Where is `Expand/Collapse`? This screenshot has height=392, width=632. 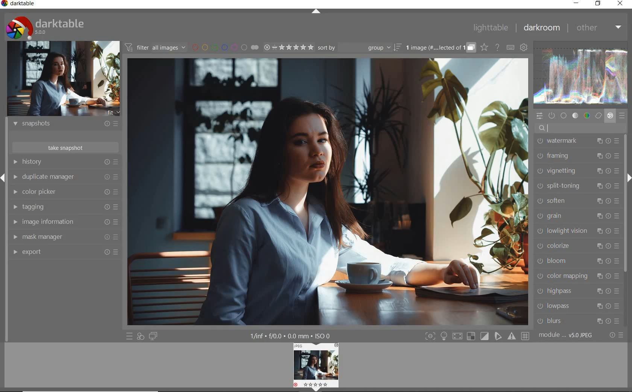 Expand/Collapse is located at coordinates (628, 178).